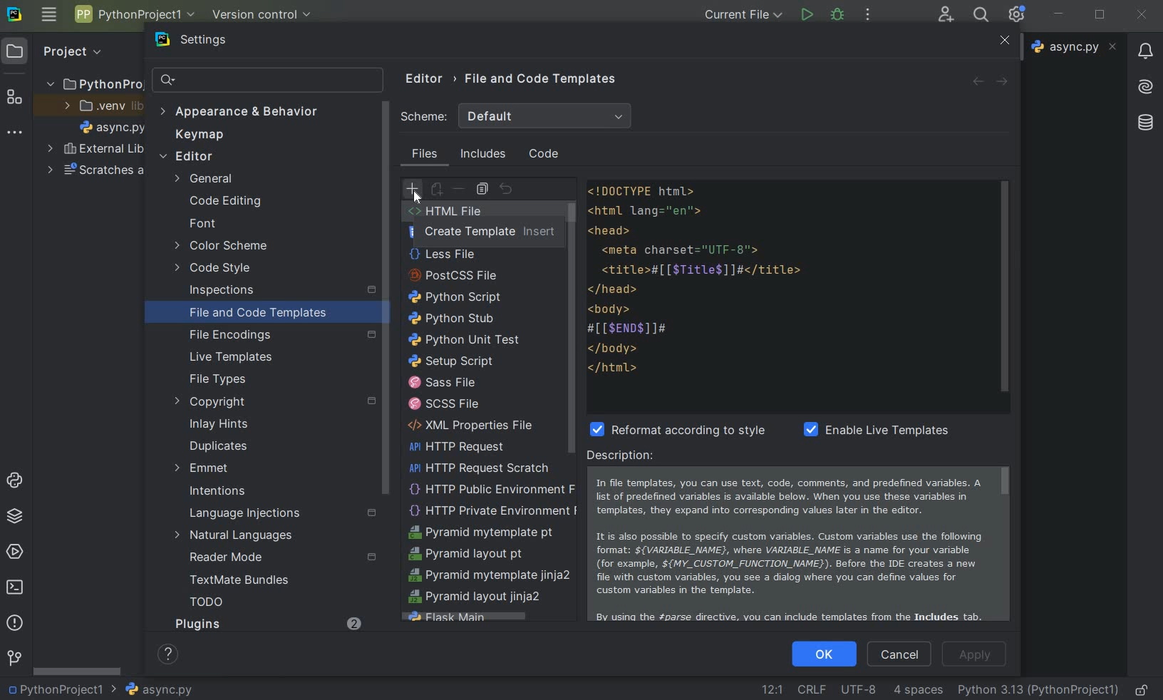 Image resolution: width=1163 pixels, height=700 pixels. What do you see at coordinates (1002, 287) in the screenshot?
I see `scrollbar` at bounding box center [1002, 287].